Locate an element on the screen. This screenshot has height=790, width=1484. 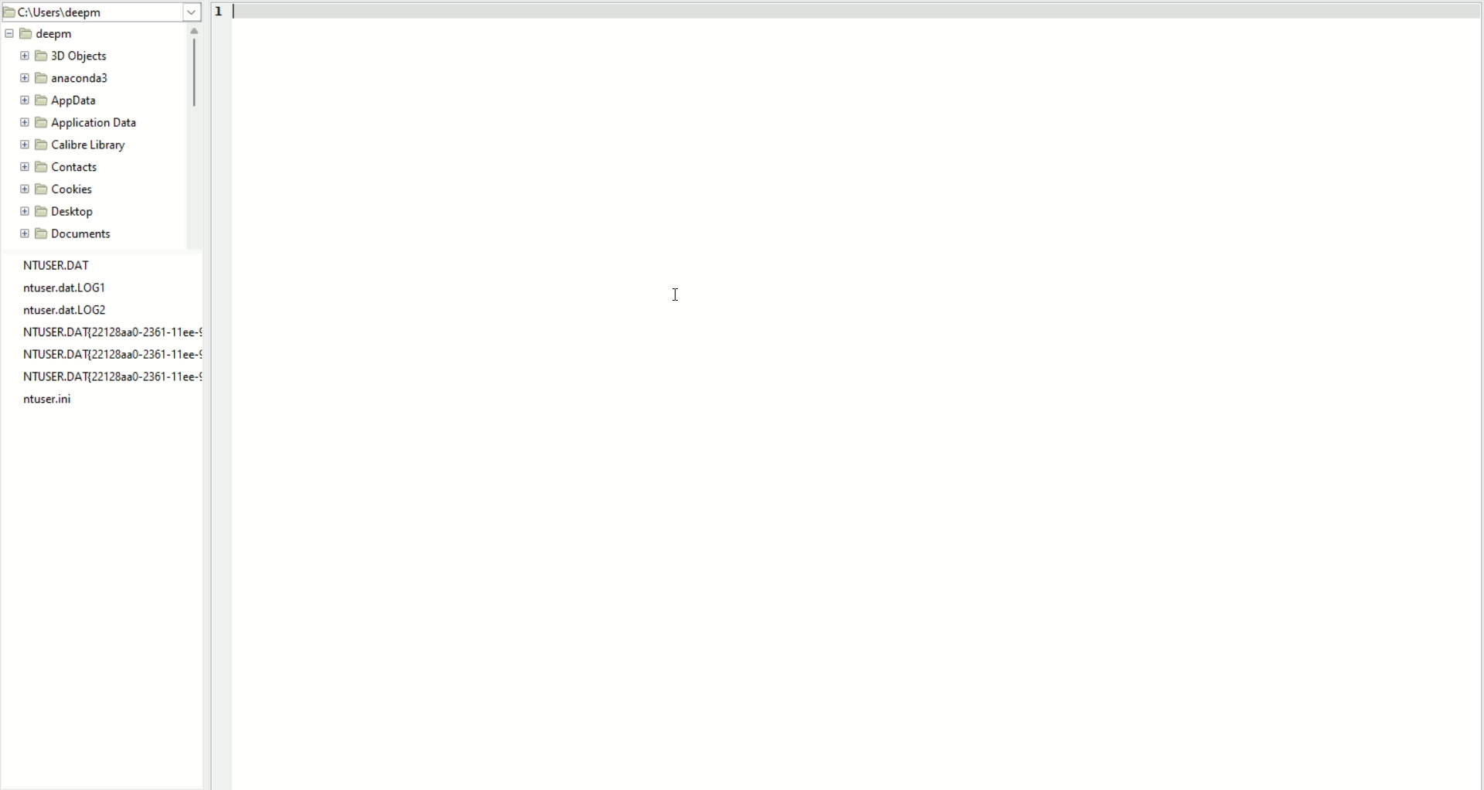
file name is located at coordinates (66, 289).